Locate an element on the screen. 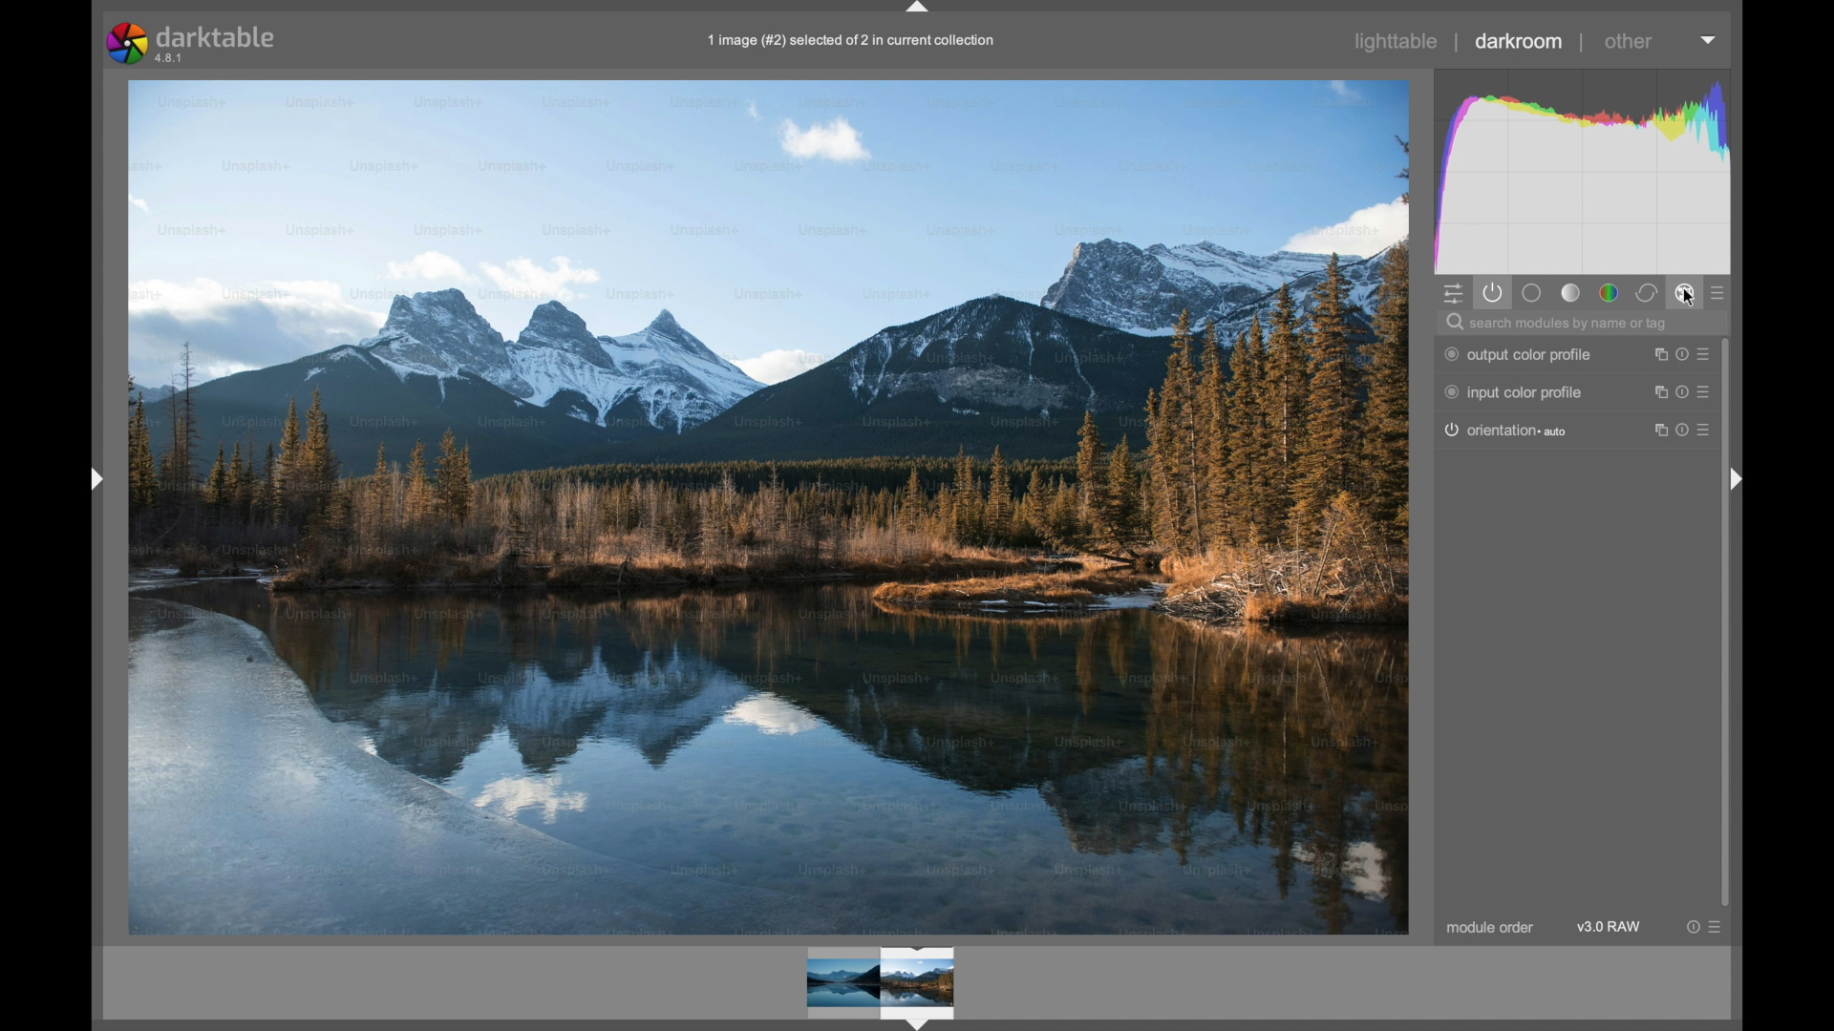 The width and height of the screenshot is (1834, 1031). input color profile is located at coordinates (1515, 393).